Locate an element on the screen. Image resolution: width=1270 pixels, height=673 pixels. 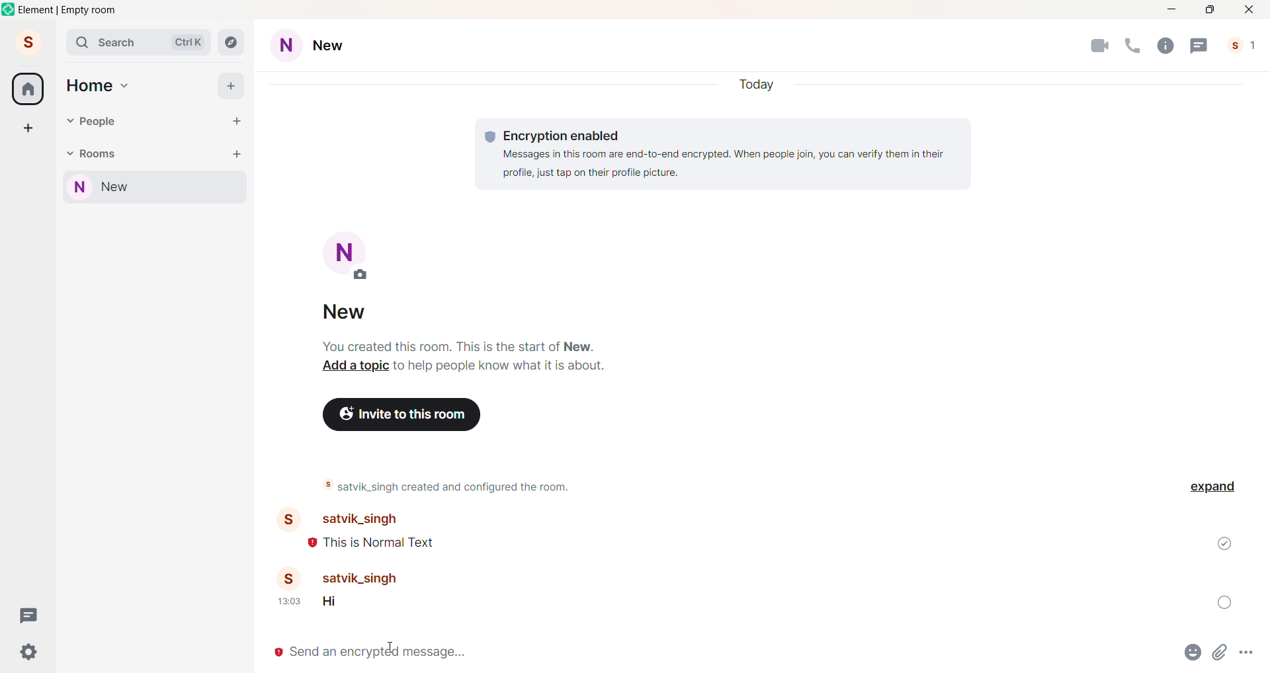
Encryption enabled Messages in this room are end-to-end encrypted. When people join, you can verify them in their profile, just tap on their profile picture. is located at coordinates (724, 154).